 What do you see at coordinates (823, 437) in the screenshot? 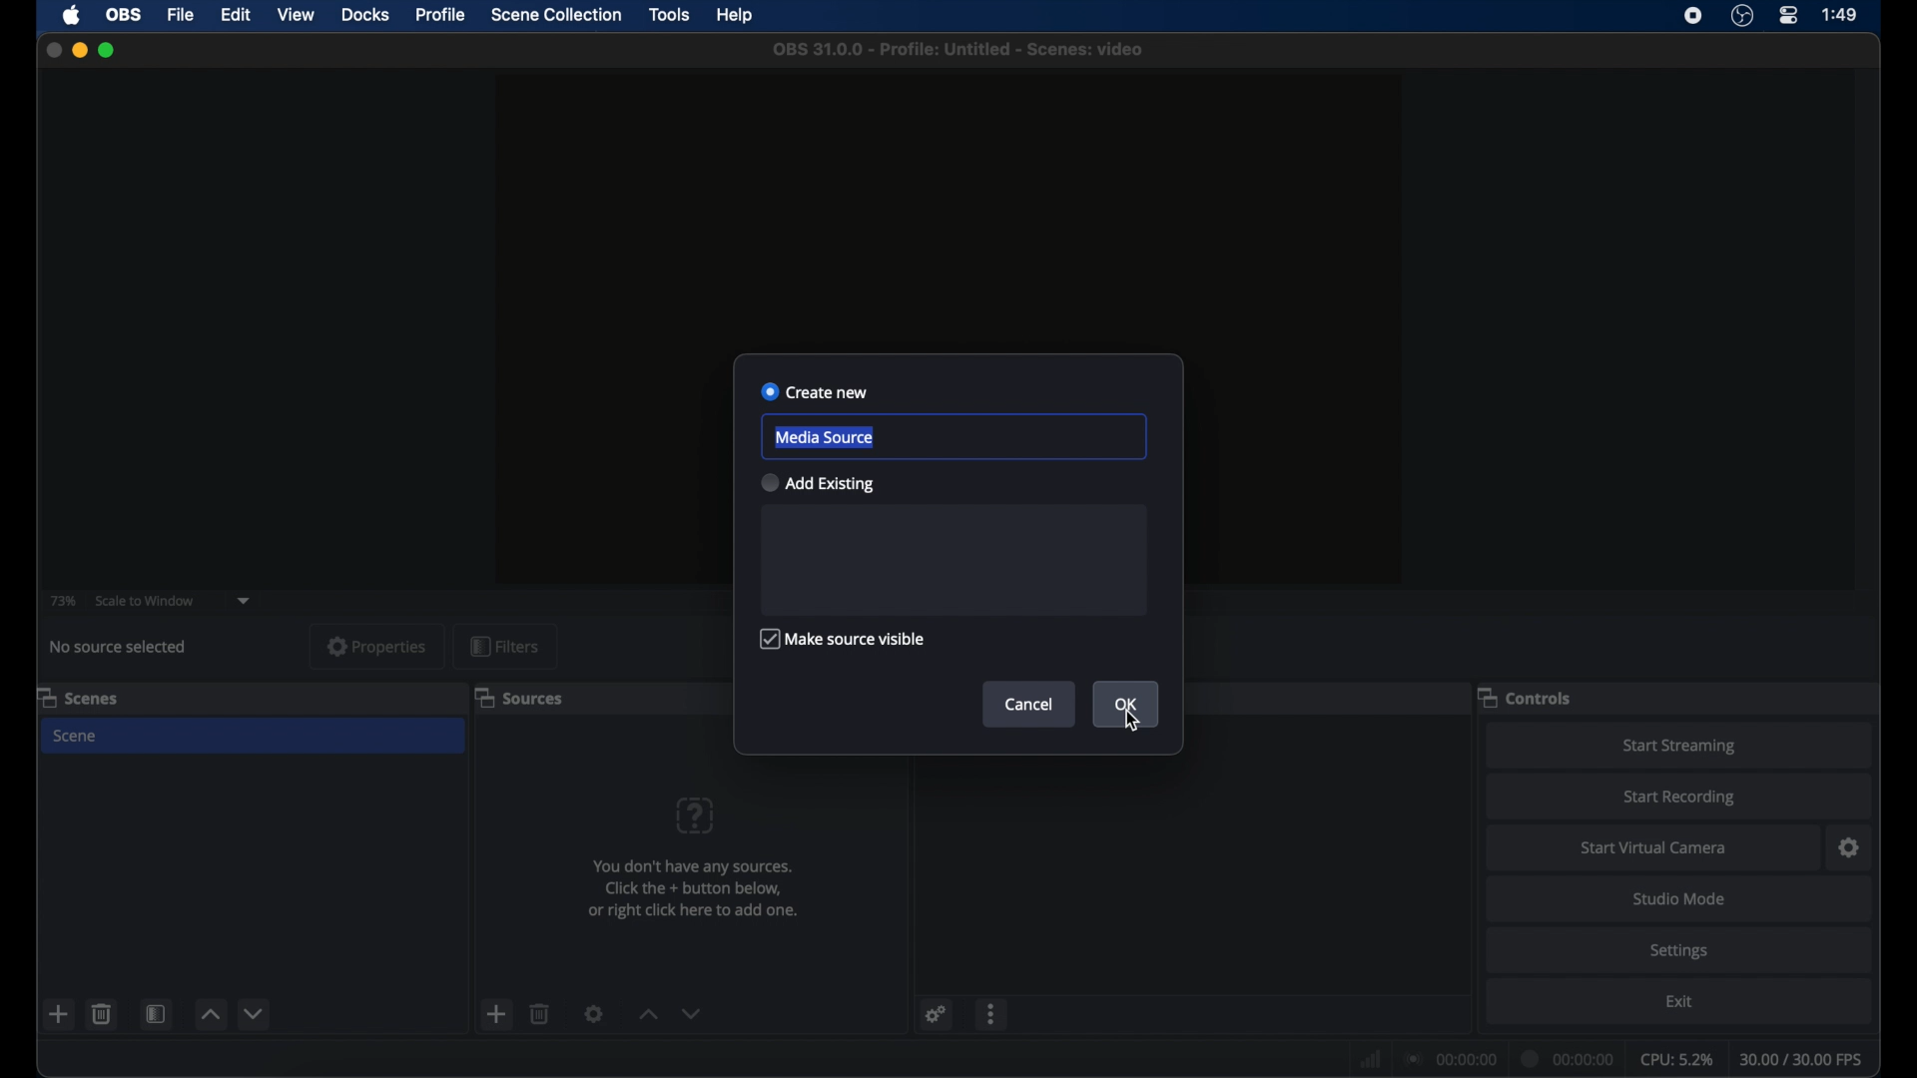
I see `media source` at bounding box center [823, 437].